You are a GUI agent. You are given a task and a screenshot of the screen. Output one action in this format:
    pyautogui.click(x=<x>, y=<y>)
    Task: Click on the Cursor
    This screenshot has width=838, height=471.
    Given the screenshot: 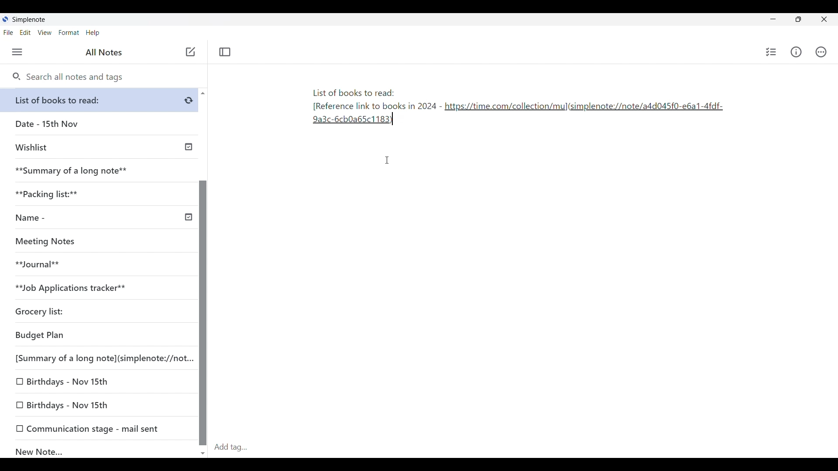 What is the action you would take?
    pyautogui.click(x=388, y=160)
    